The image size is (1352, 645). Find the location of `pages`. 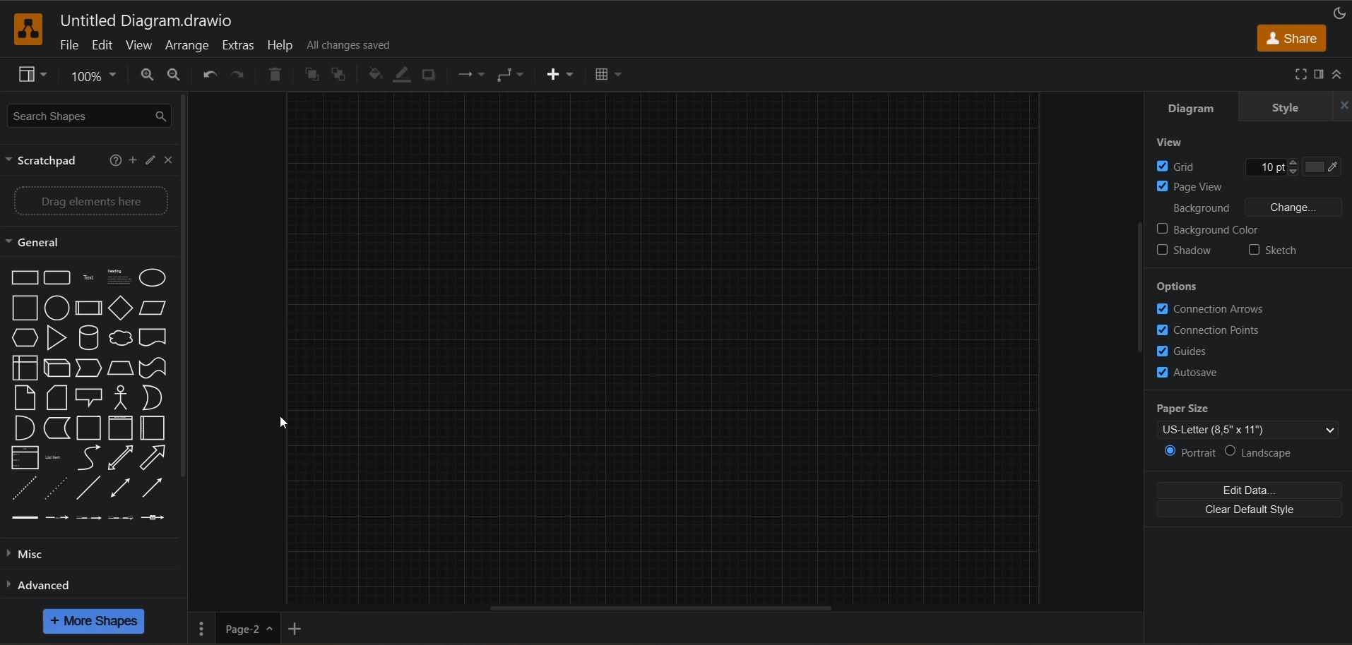

pages is located at coordinates (201, 627).